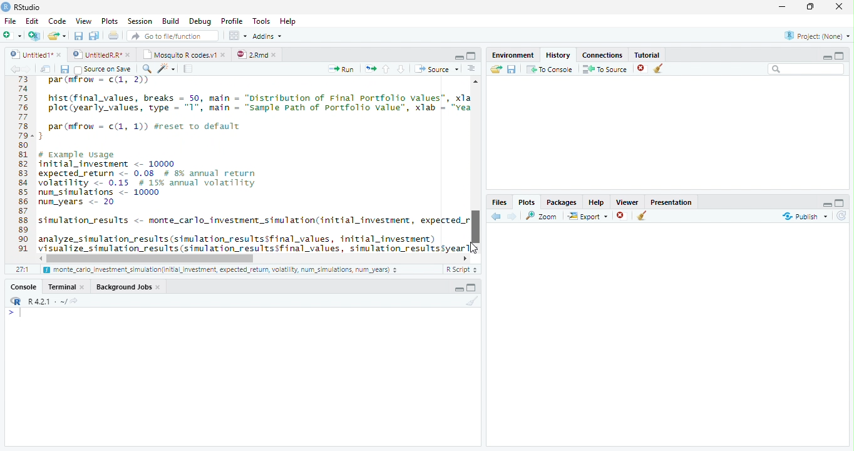 This screenshot has width=854, height=451. Describe the element at coordinates (252, 165) in the screenshot. I see `Code` at that location.